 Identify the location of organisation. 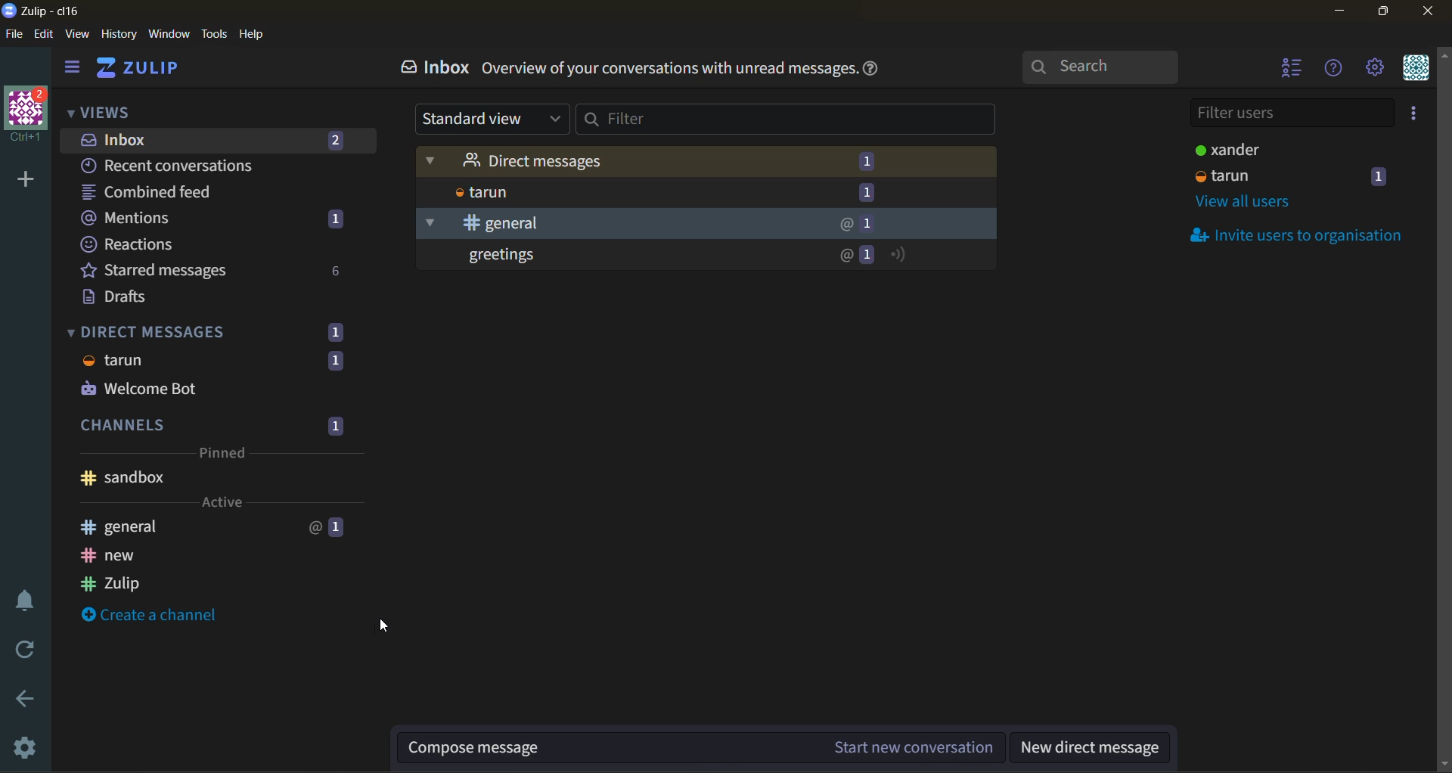
(27, 116).